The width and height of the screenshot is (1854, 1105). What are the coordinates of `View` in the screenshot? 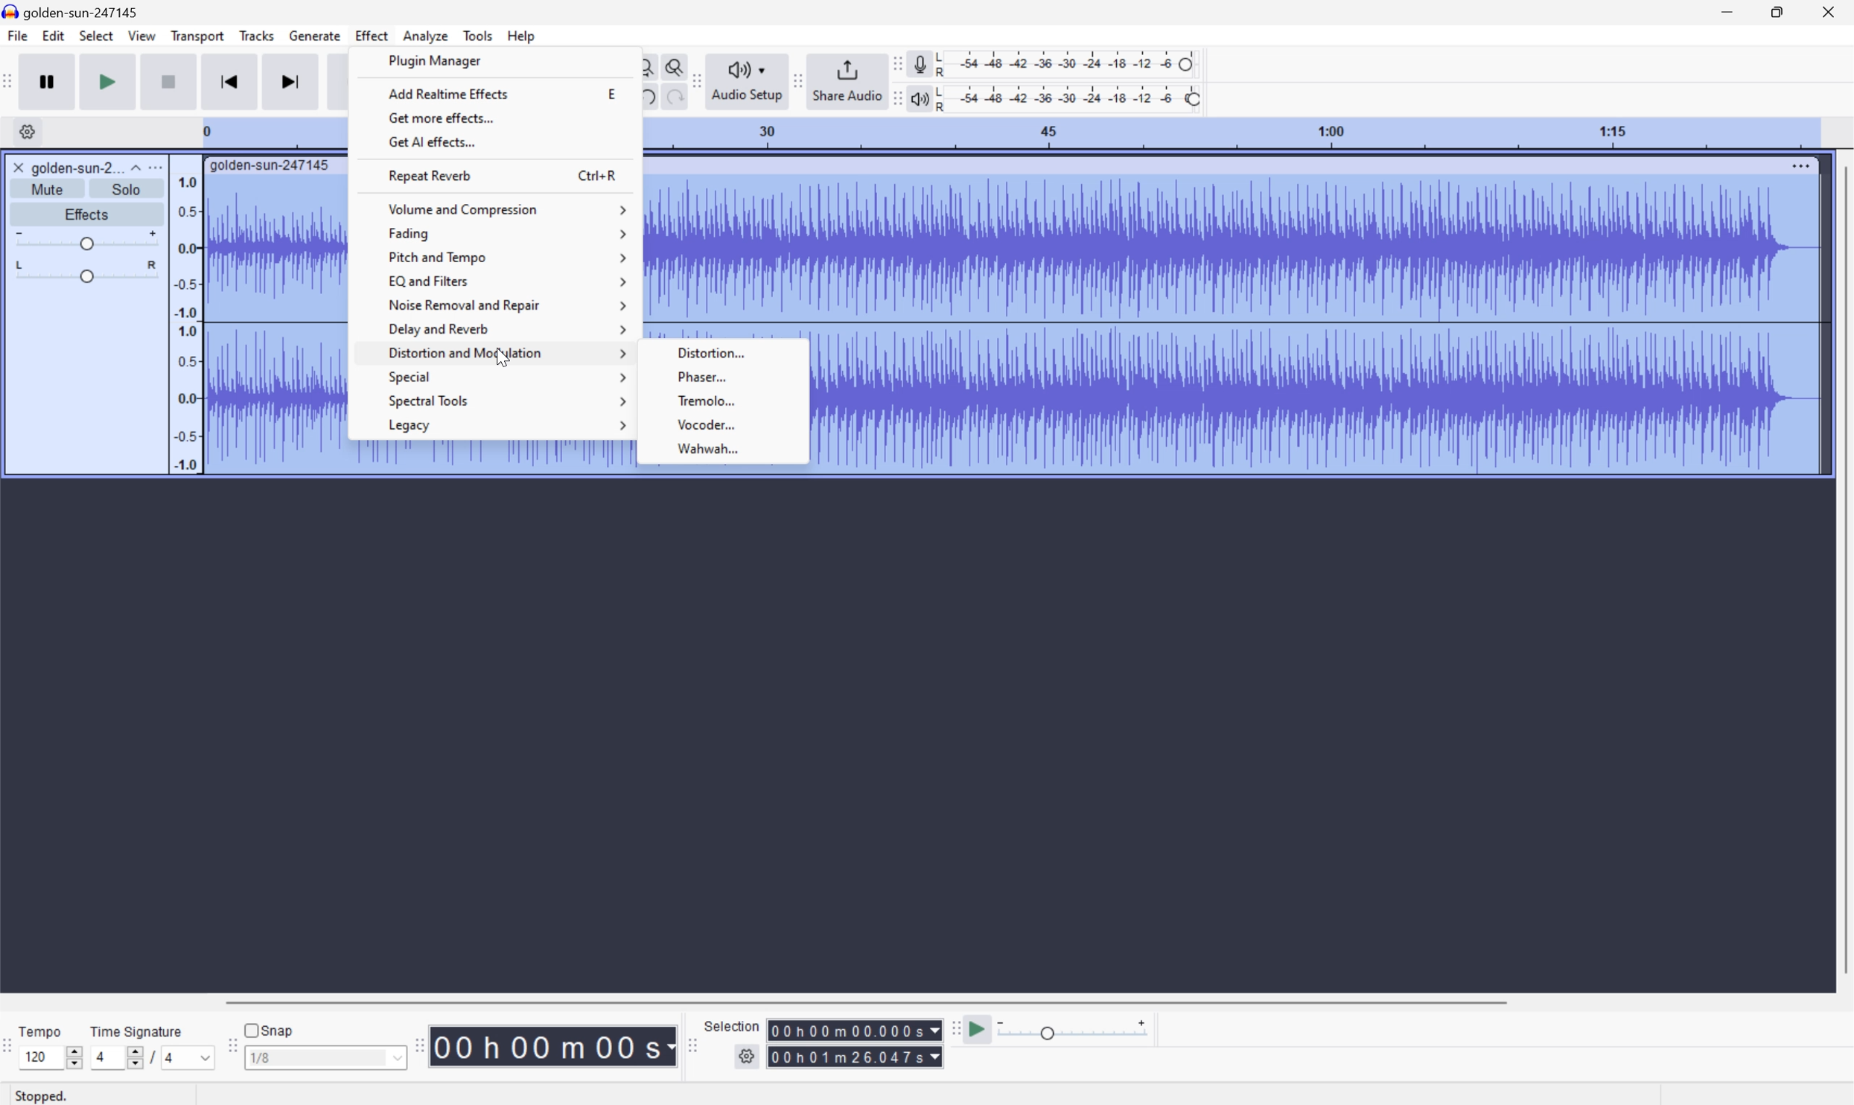 It's located at (143, 36).